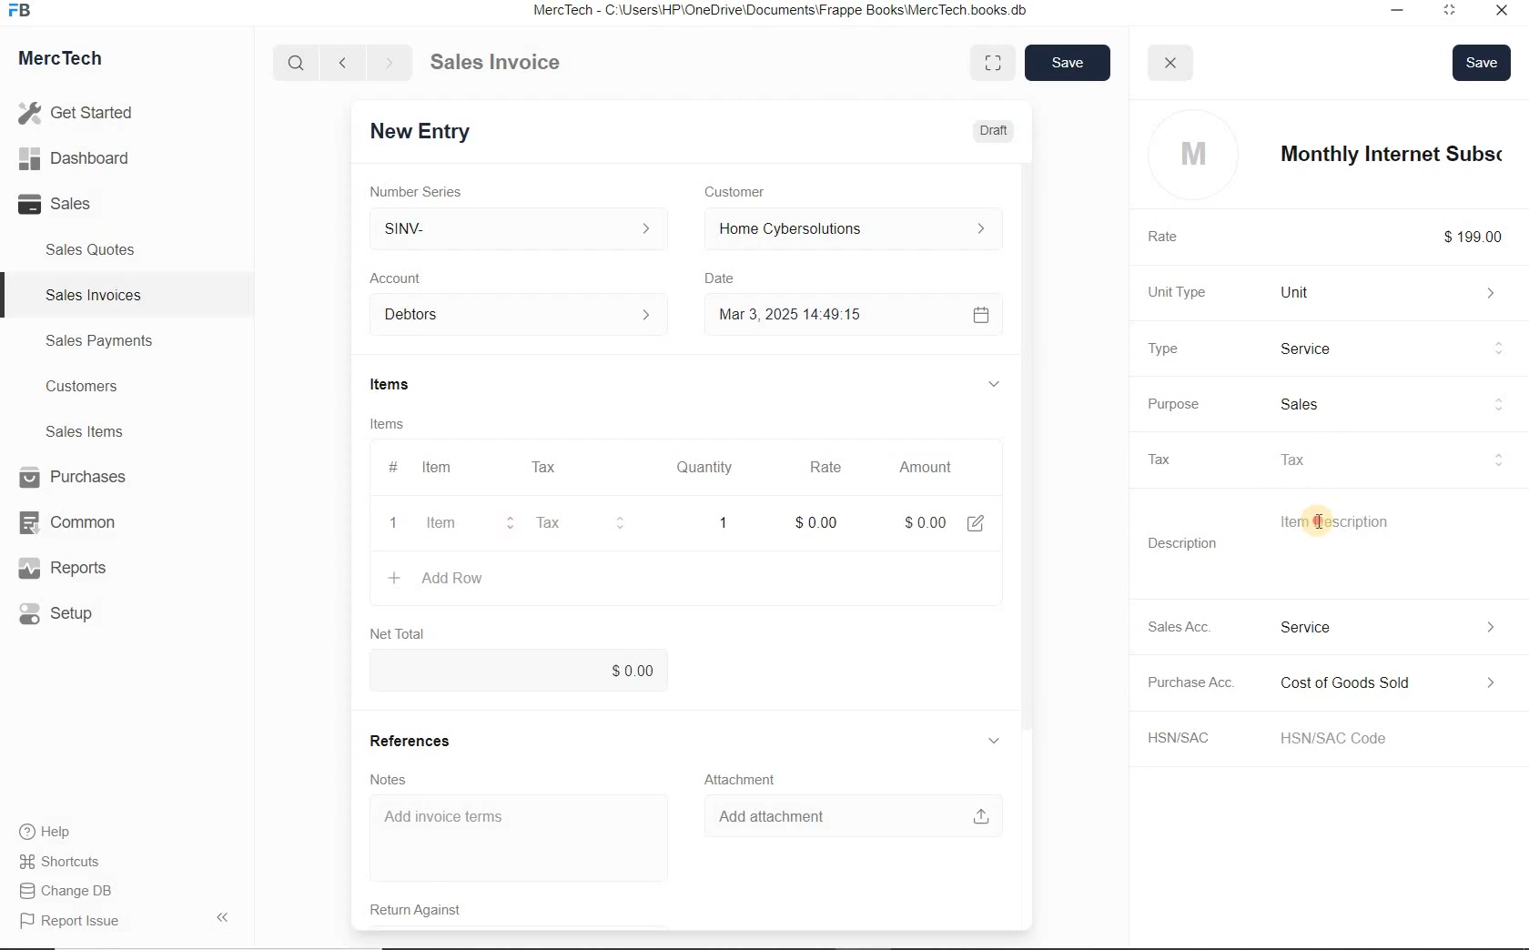 The width and height of the screenshot is (1529, 950). What do you see at coordinates (345, 63) in the screenshot?
I see `Go back` at bounding box center [345, 63].